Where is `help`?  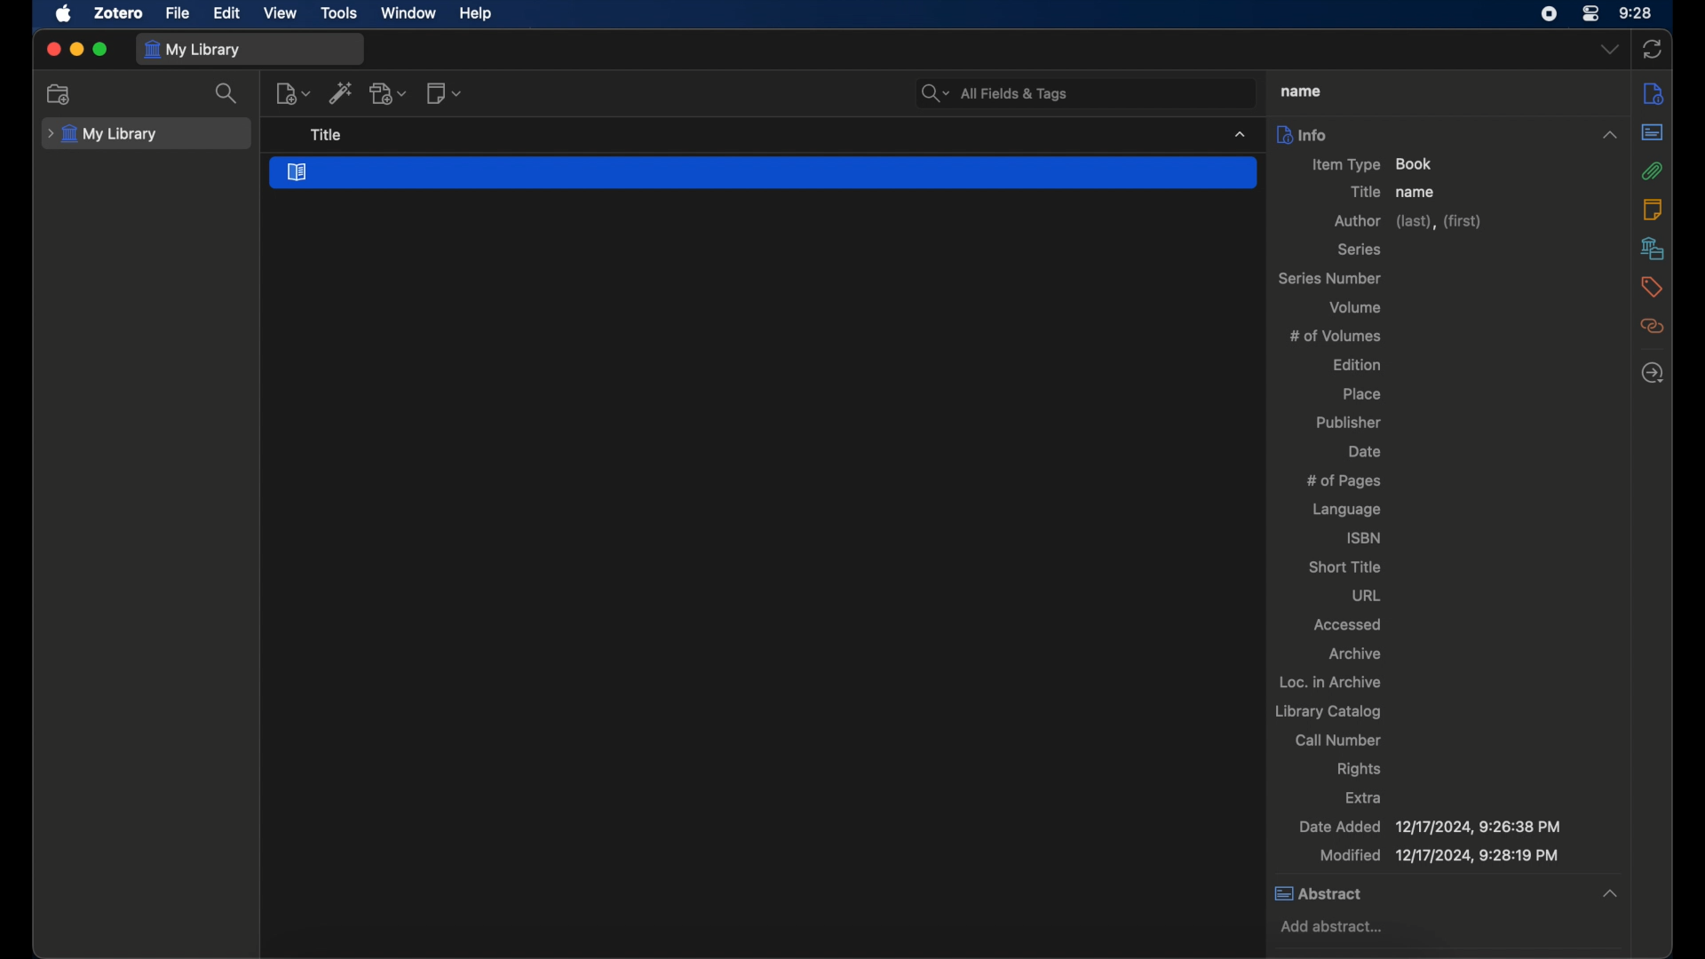
help is located at coordinates (476, 13).